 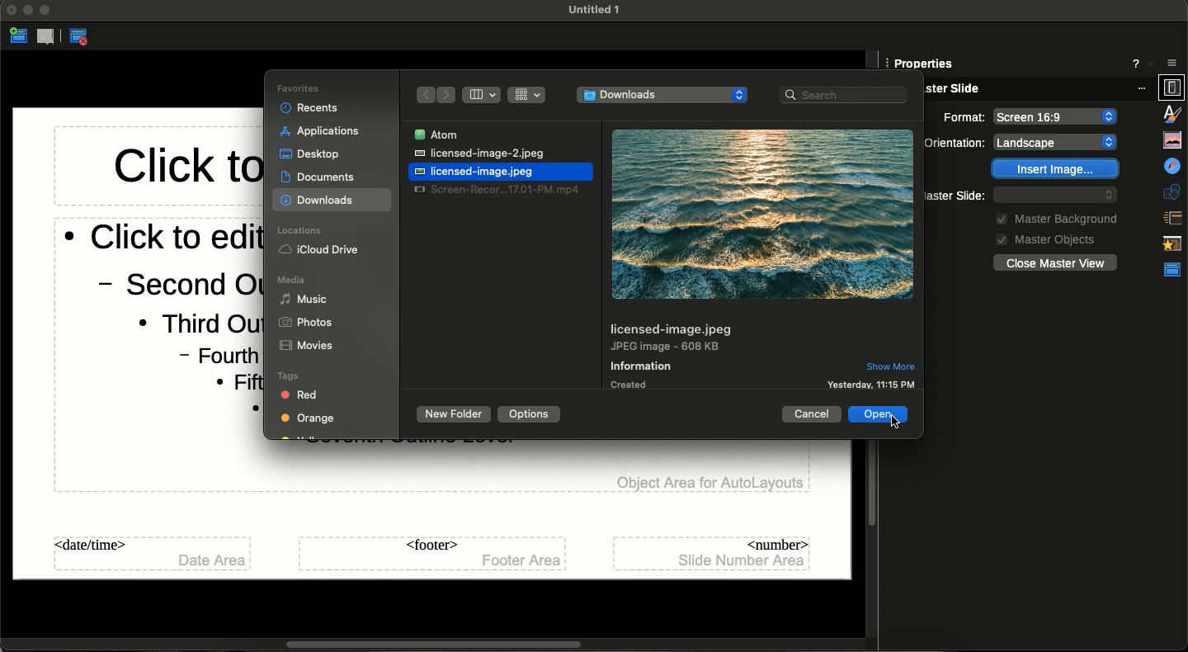 I want to click on Movies, so click(x=300, y=345).